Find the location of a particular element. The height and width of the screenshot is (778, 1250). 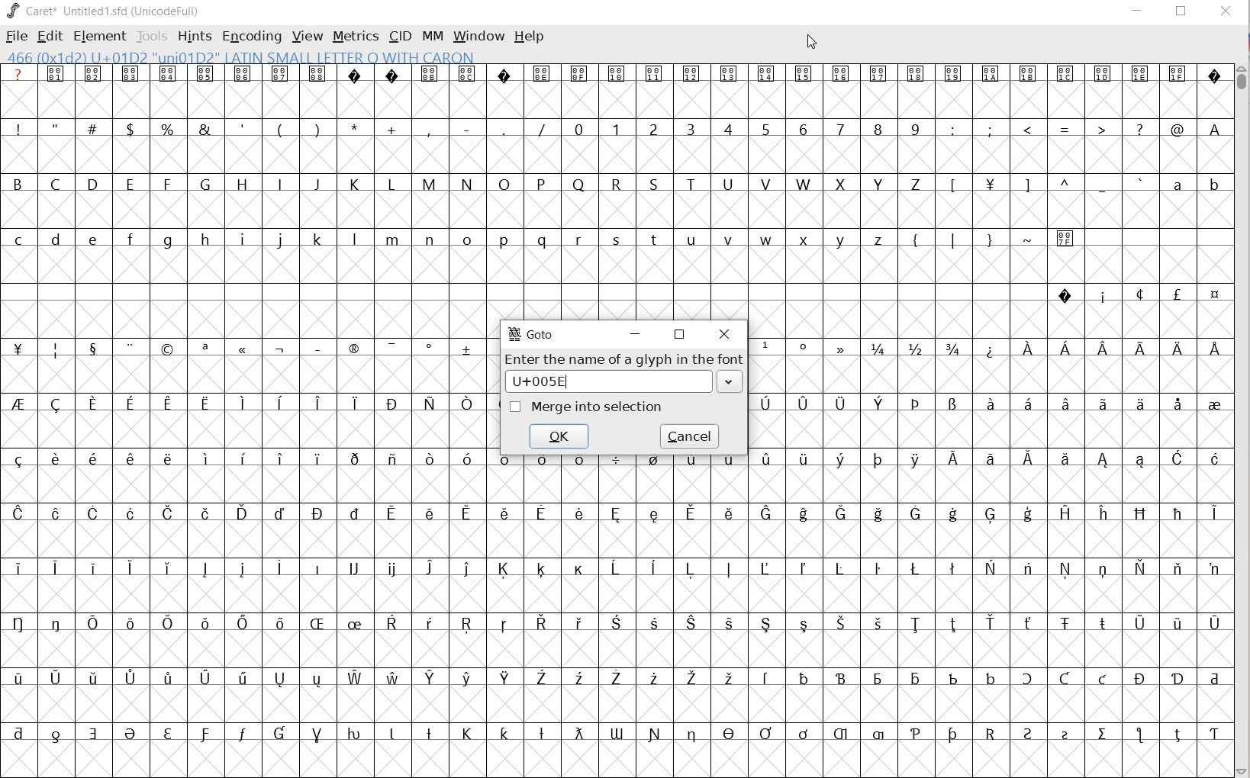

METRICS is located at coordinates (356, 37).